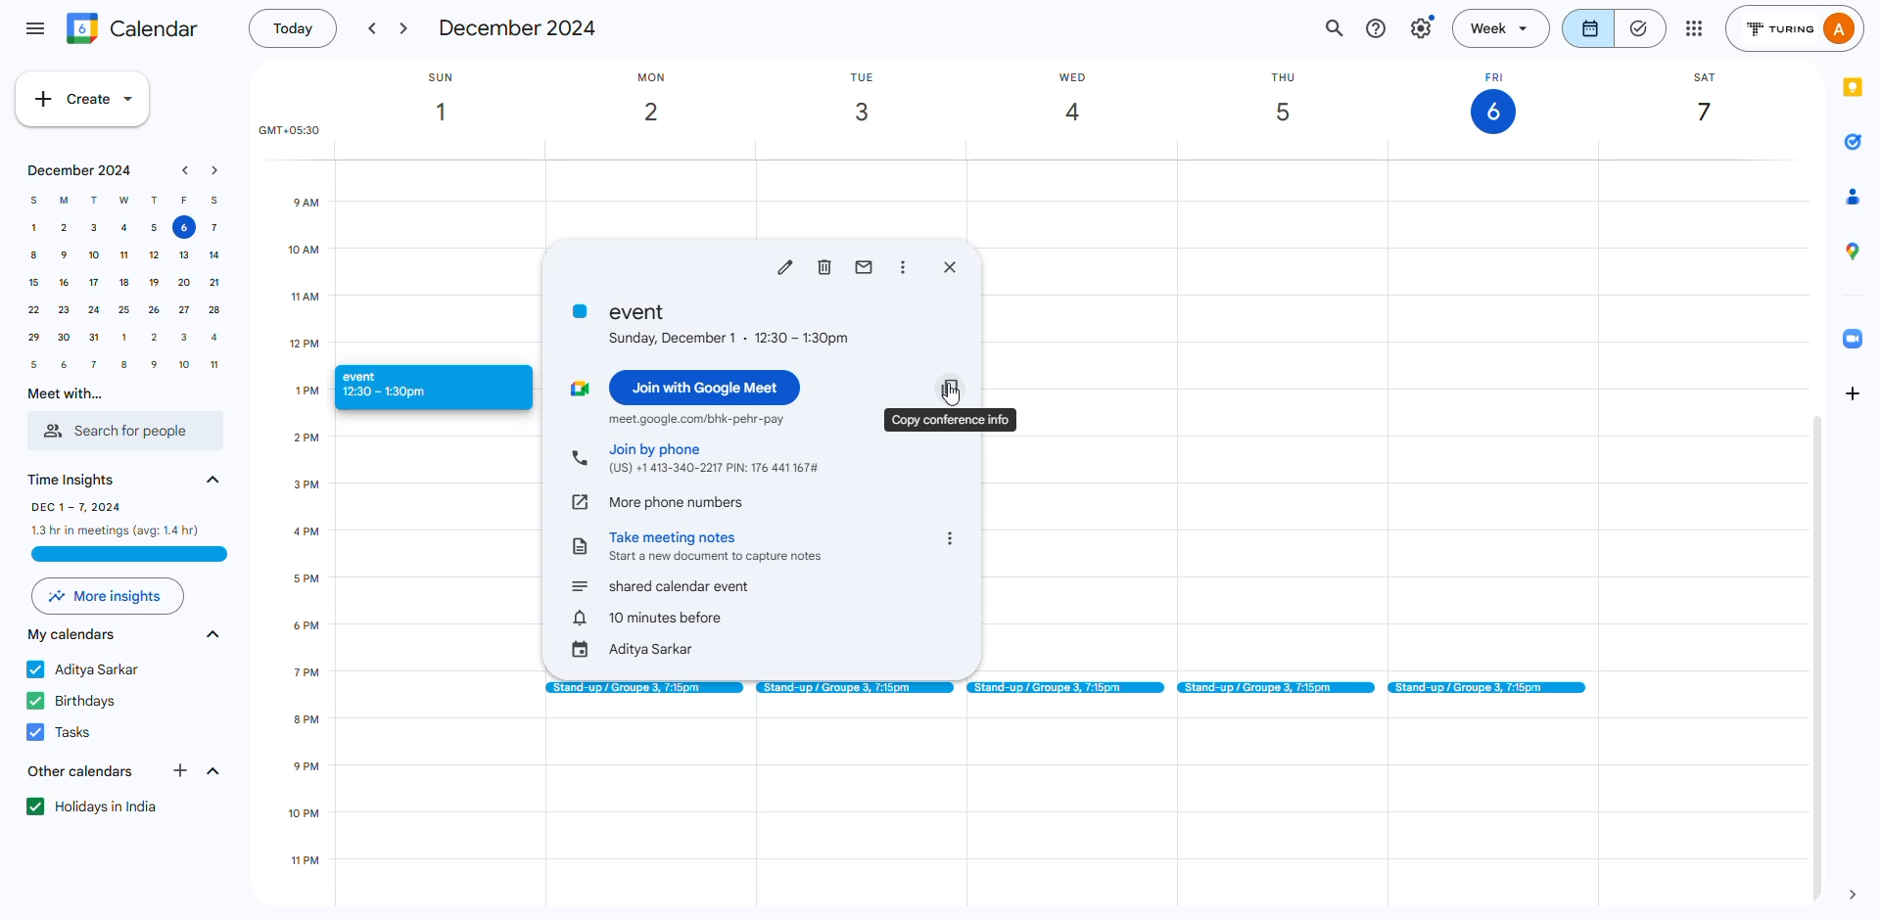  I want to click on 20, so click(184, 284).